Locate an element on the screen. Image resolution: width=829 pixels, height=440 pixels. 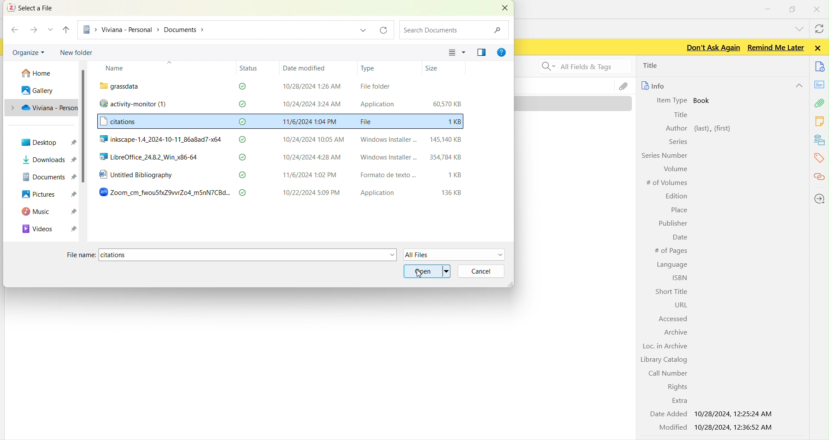
Date modified is located at coordinates (305, 68).